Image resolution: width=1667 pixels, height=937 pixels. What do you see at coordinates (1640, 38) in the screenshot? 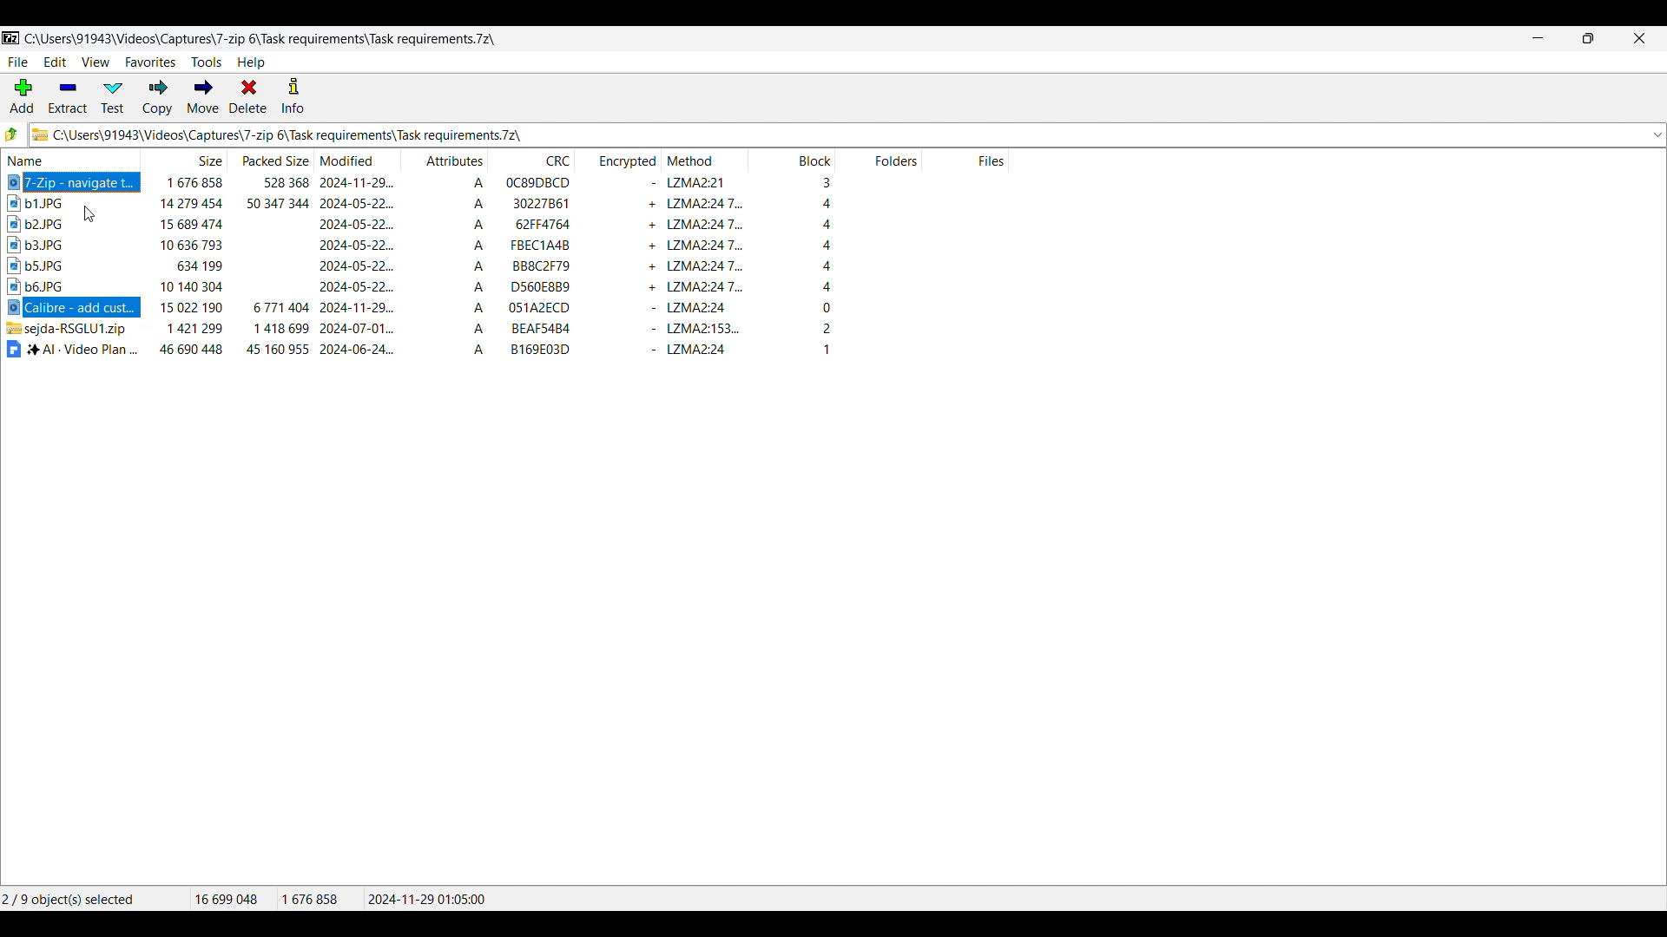
I see `Close interface` at bounding box center [1640, 38].